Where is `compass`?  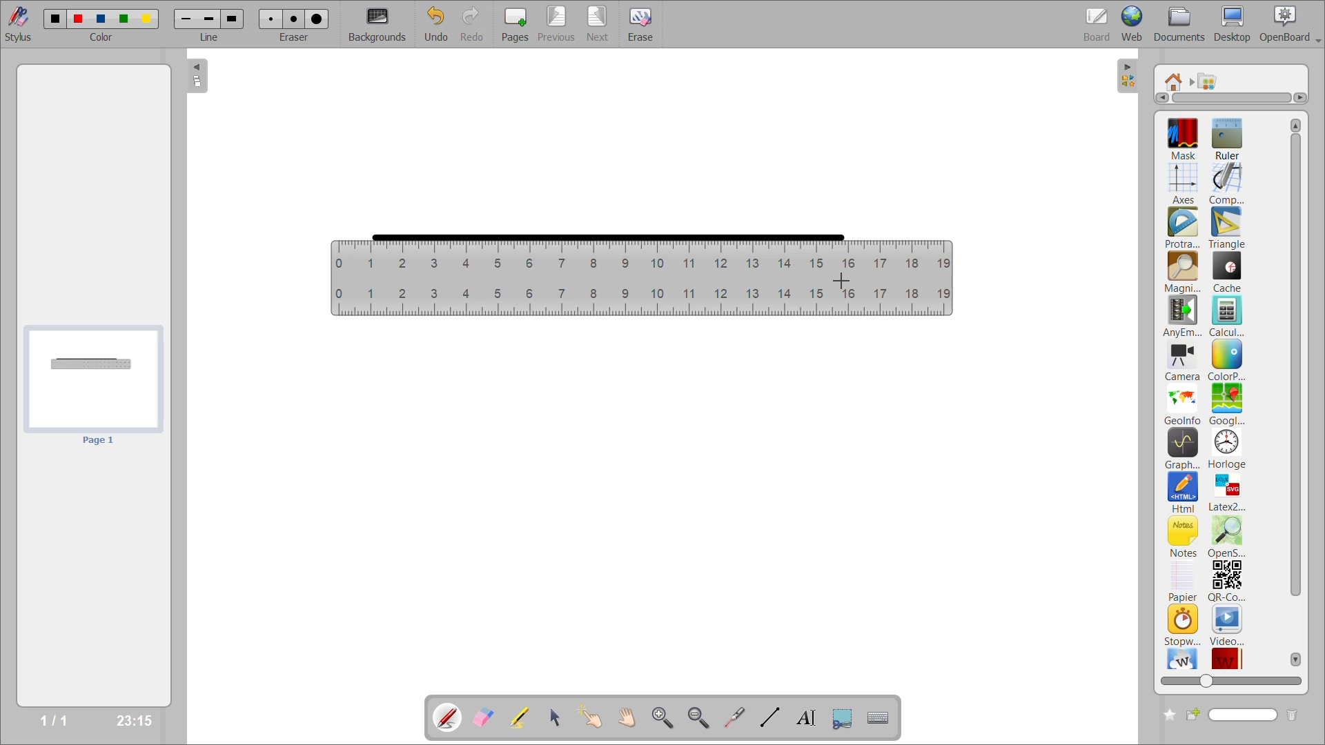 compass is located at coordinates (1227, 183).